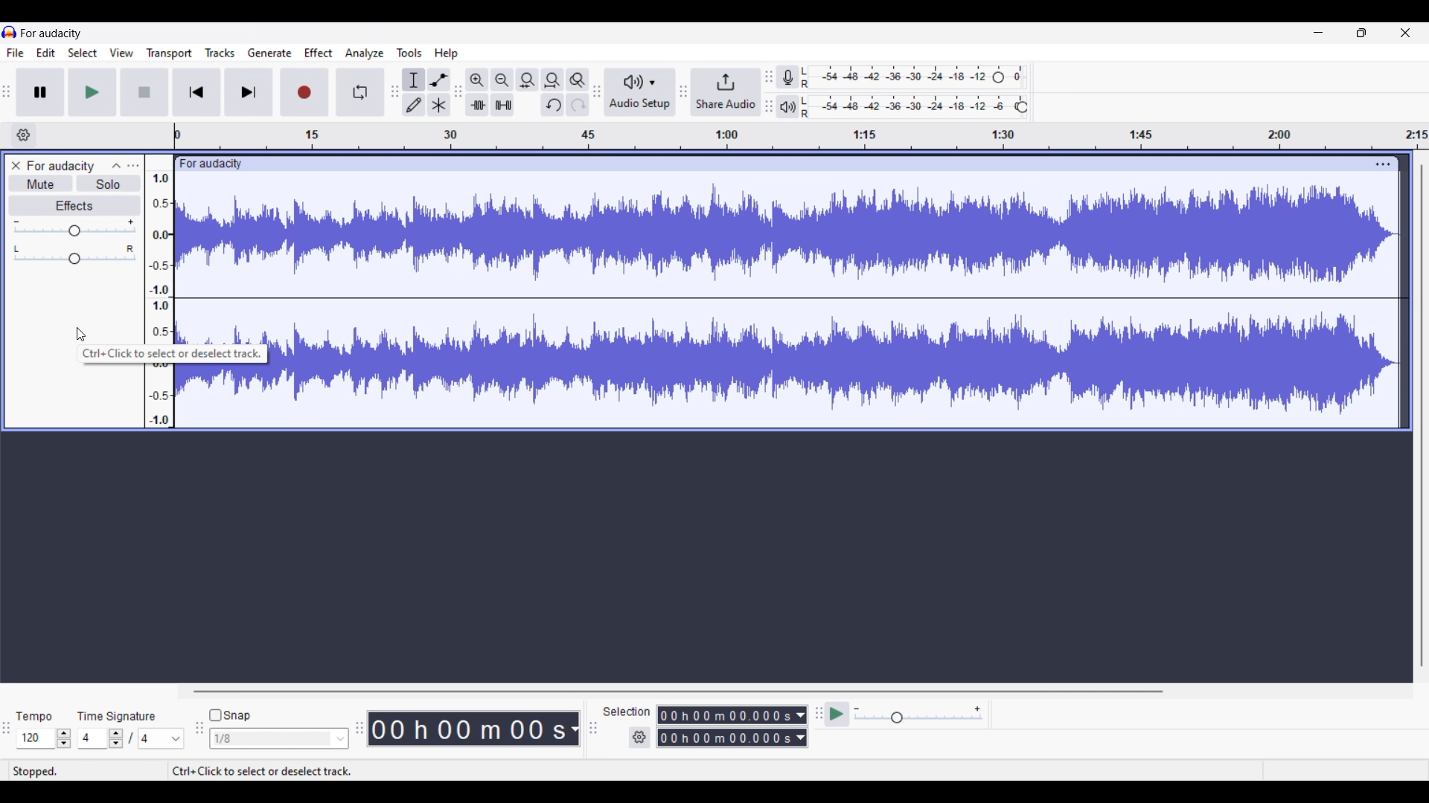  What do you see at coordinates (905, 714) in the screenshot?
I see `Playback speed settings ` at bounding box center [905, 714].